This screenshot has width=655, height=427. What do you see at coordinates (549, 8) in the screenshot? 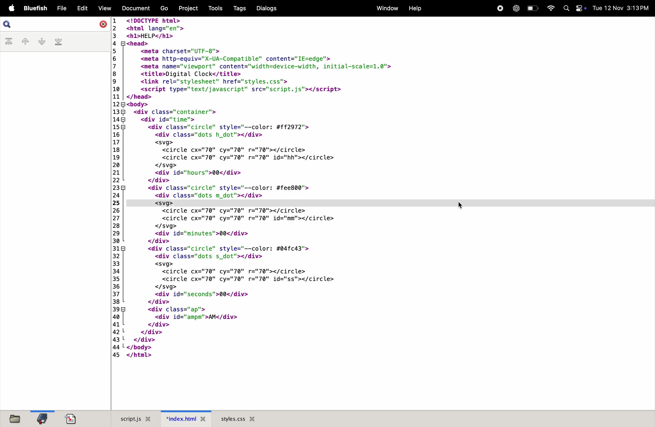
I see `wifi` at bounding box center [549, 8].